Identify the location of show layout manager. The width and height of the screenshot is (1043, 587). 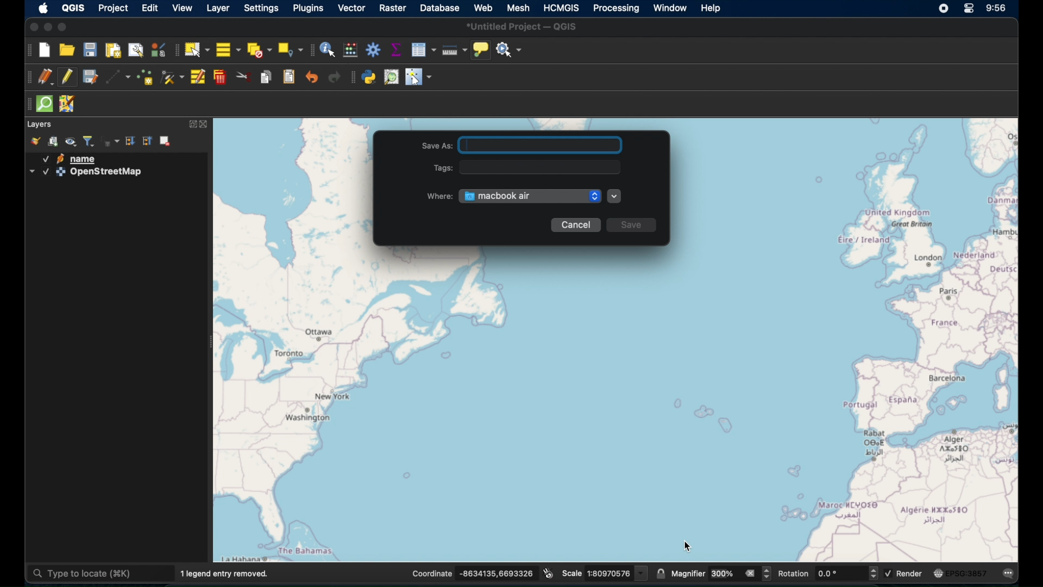
(136, 49).